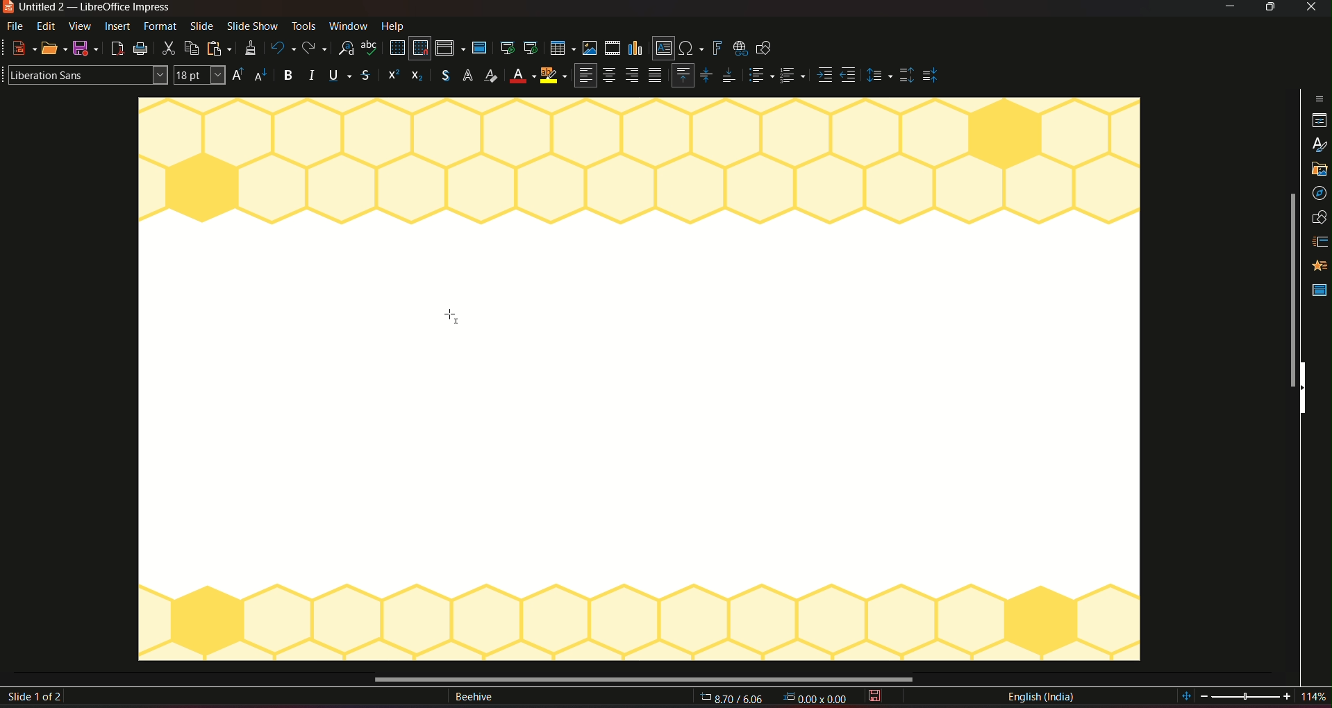  Describe the element at coordinates (531, 49) in the screenshot. I see `start from current slide` at that location.